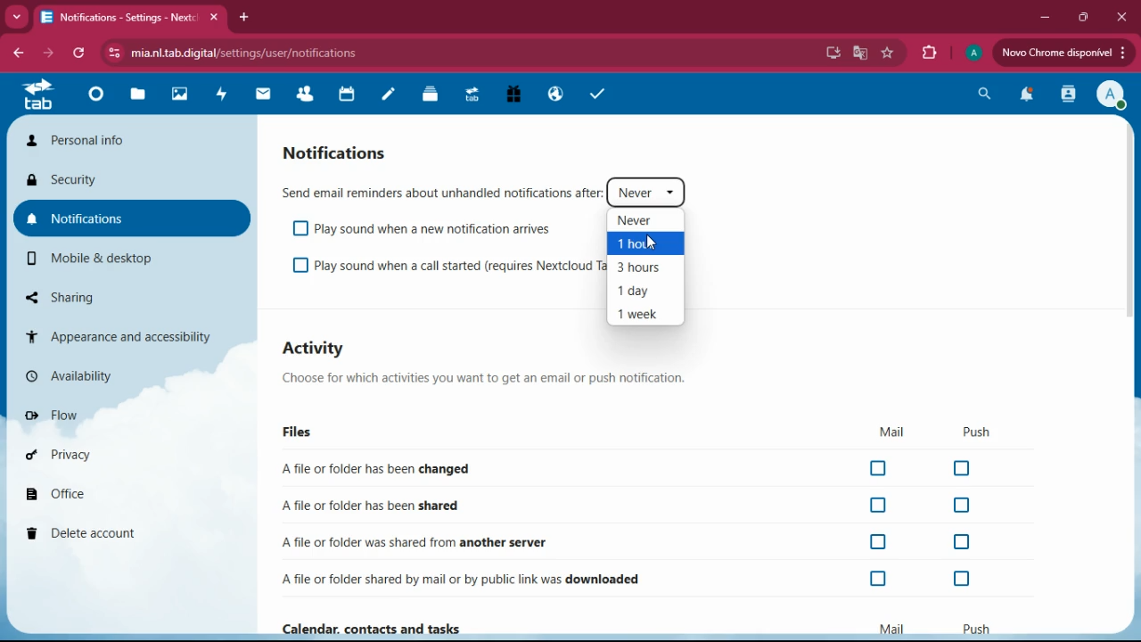 This screenshot has width=1141, height=642. What do you see at coordinates (648, 244) in the screenshot?
I see `1 hour` at bounding box center [648, 244].